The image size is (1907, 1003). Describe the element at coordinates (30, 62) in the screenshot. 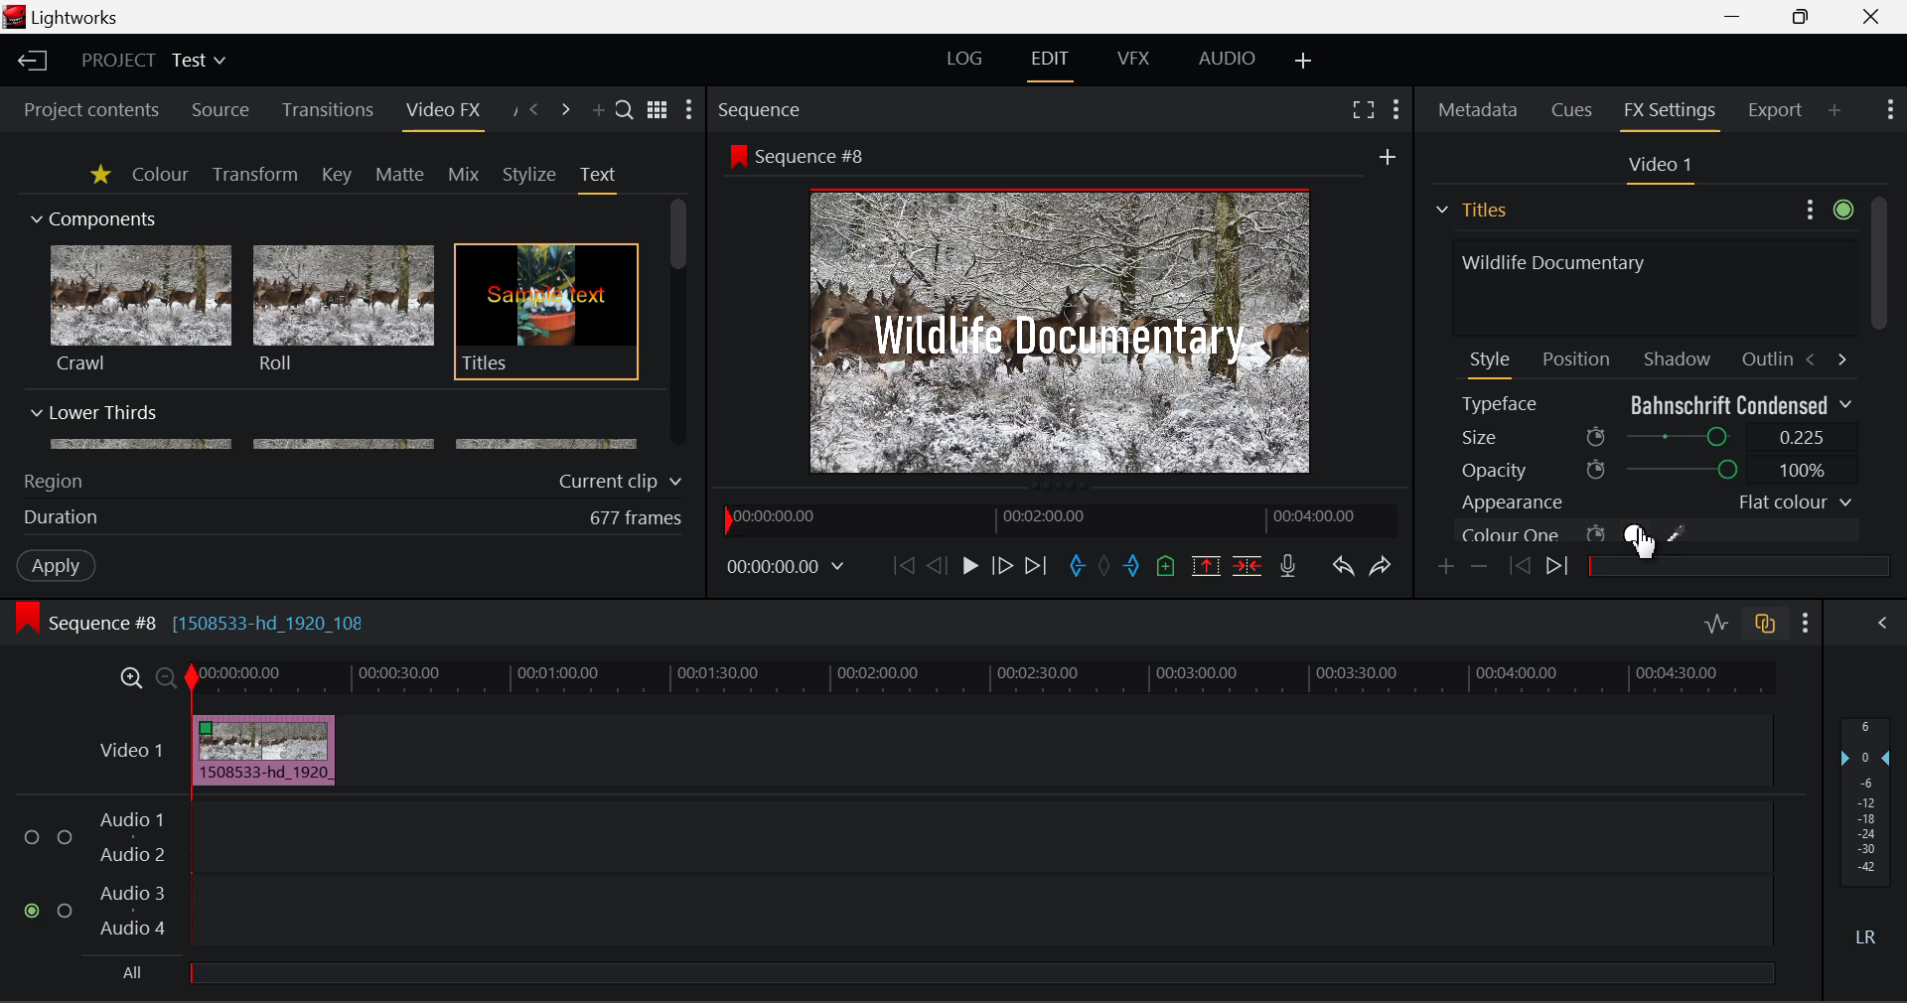

I see `Back to Homepage` at that location.